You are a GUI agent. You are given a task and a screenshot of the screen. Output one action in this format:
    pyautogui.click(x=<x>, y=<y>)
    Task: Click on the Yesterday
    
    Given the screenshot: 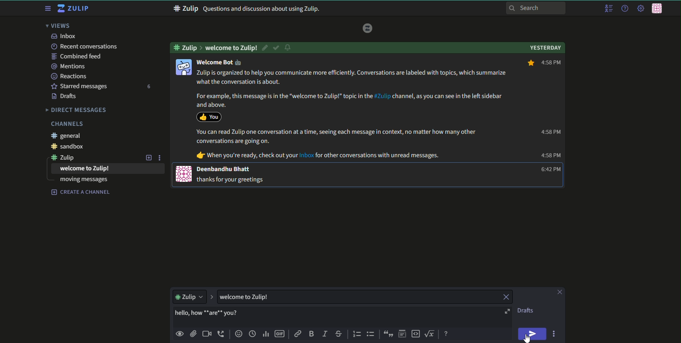 What is the action you would take?
    pyautogui.click(x=545, y=47)
    